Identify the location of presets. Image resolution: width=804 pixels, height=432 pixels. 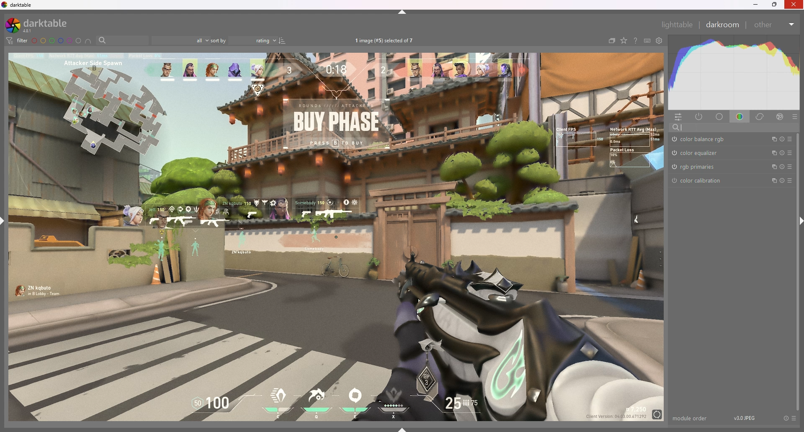
(790, 167).